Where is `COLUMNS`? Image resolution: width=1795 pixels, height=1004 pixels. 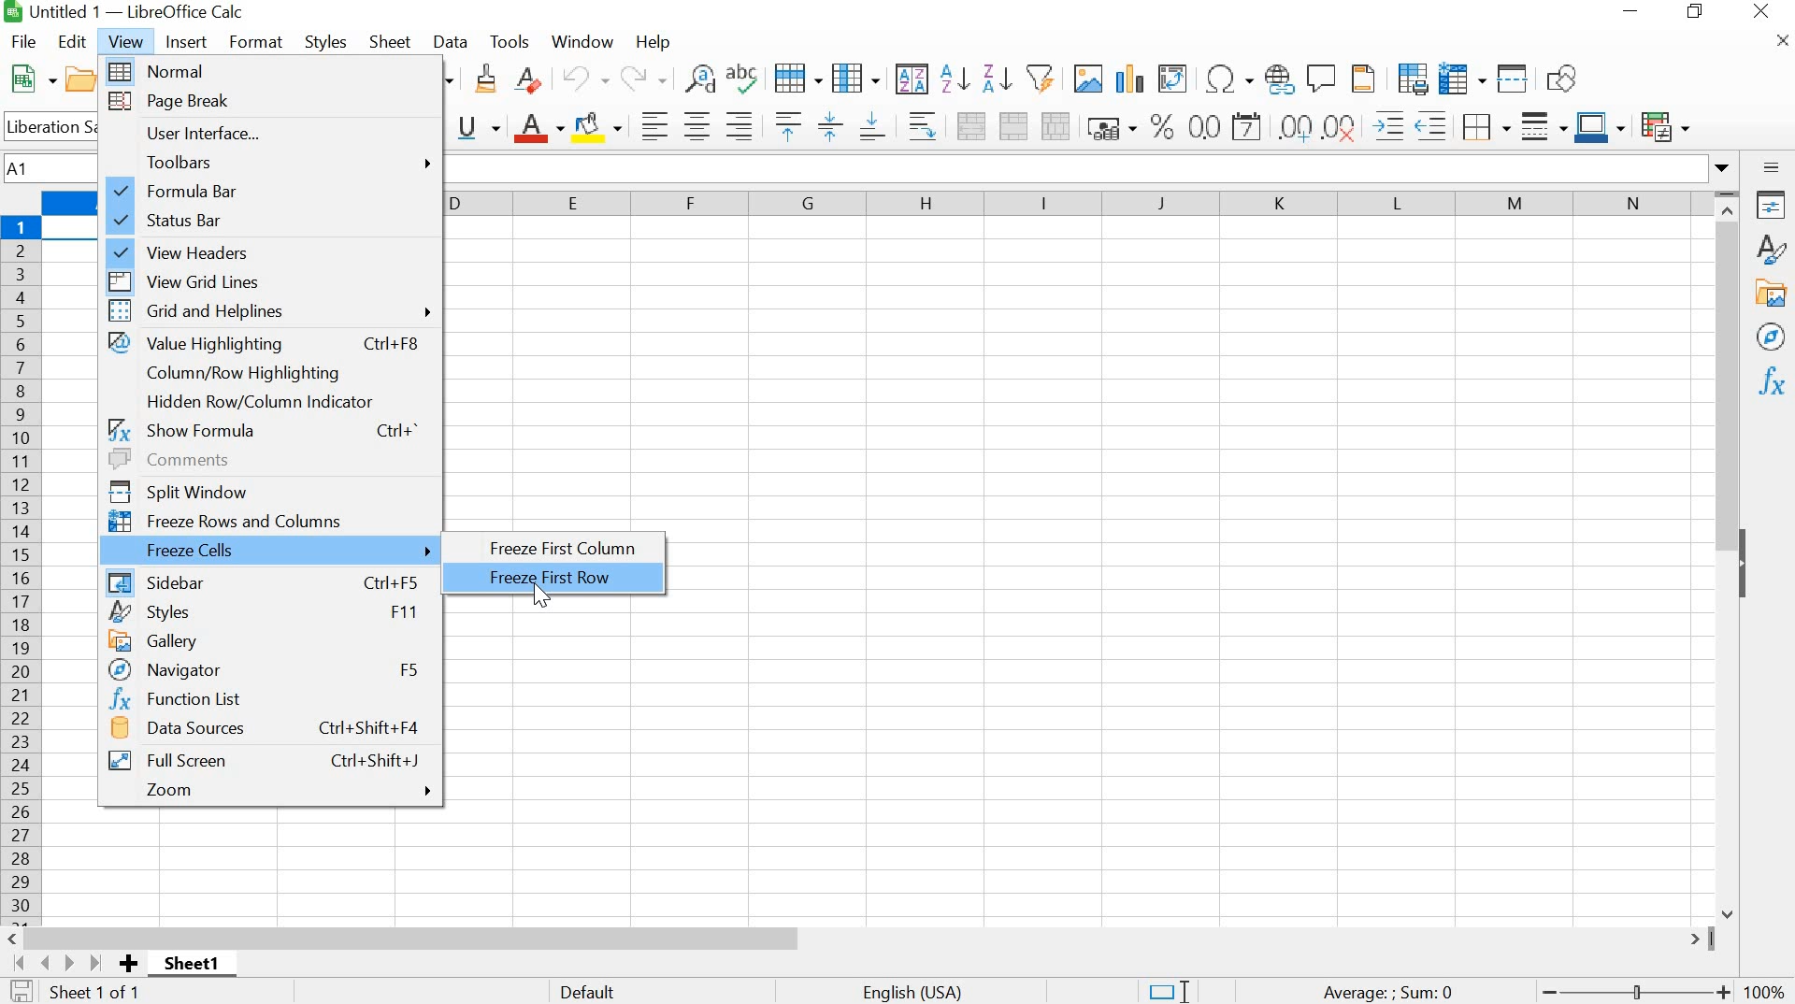
COLUMNS is located at coordinates (1078, 206).